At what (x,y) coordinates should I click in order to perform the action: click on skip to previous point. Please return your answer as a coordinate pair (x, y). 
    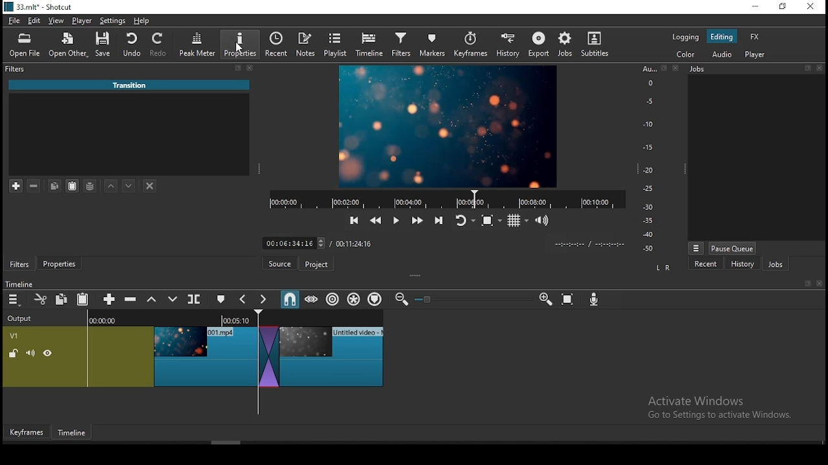
    Looking at the image, I should click on (353, 221).